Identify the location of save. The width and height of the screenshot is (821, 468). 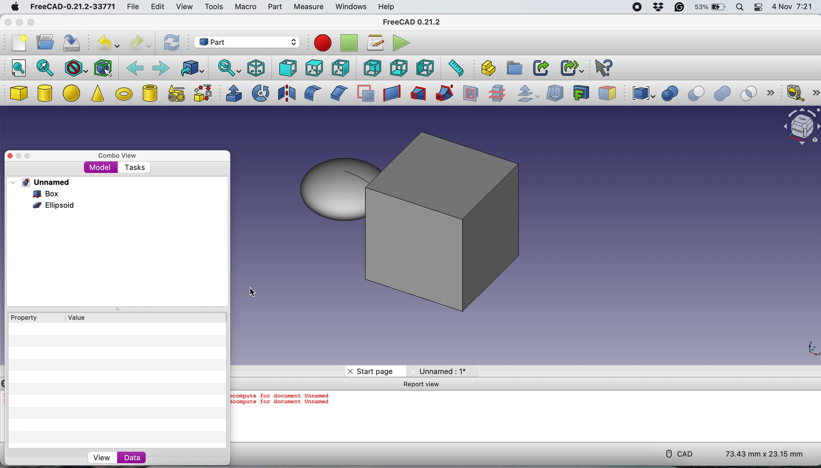
(73, 44).